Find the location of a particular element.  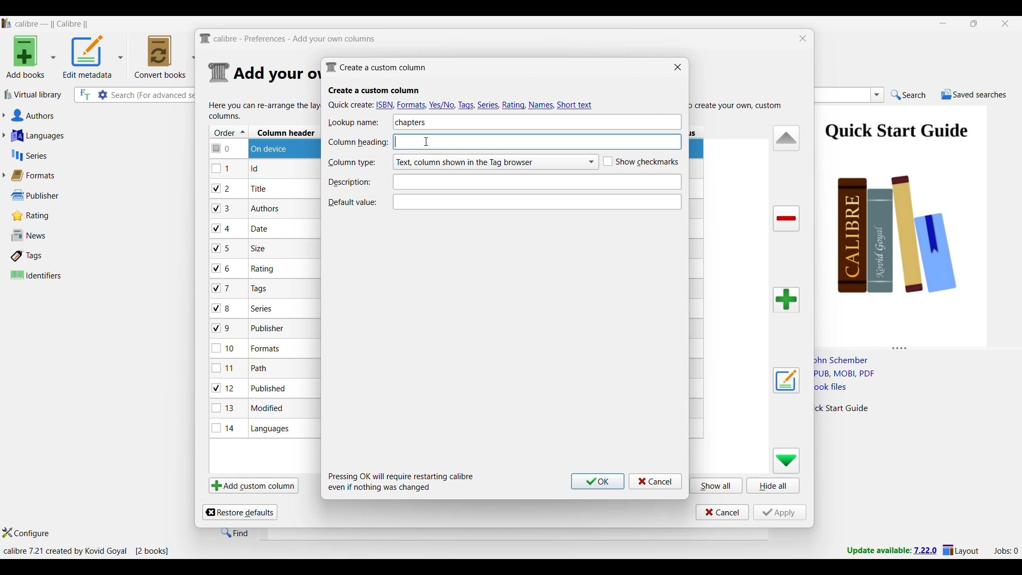

cursor is located at coordinates (427, 141).